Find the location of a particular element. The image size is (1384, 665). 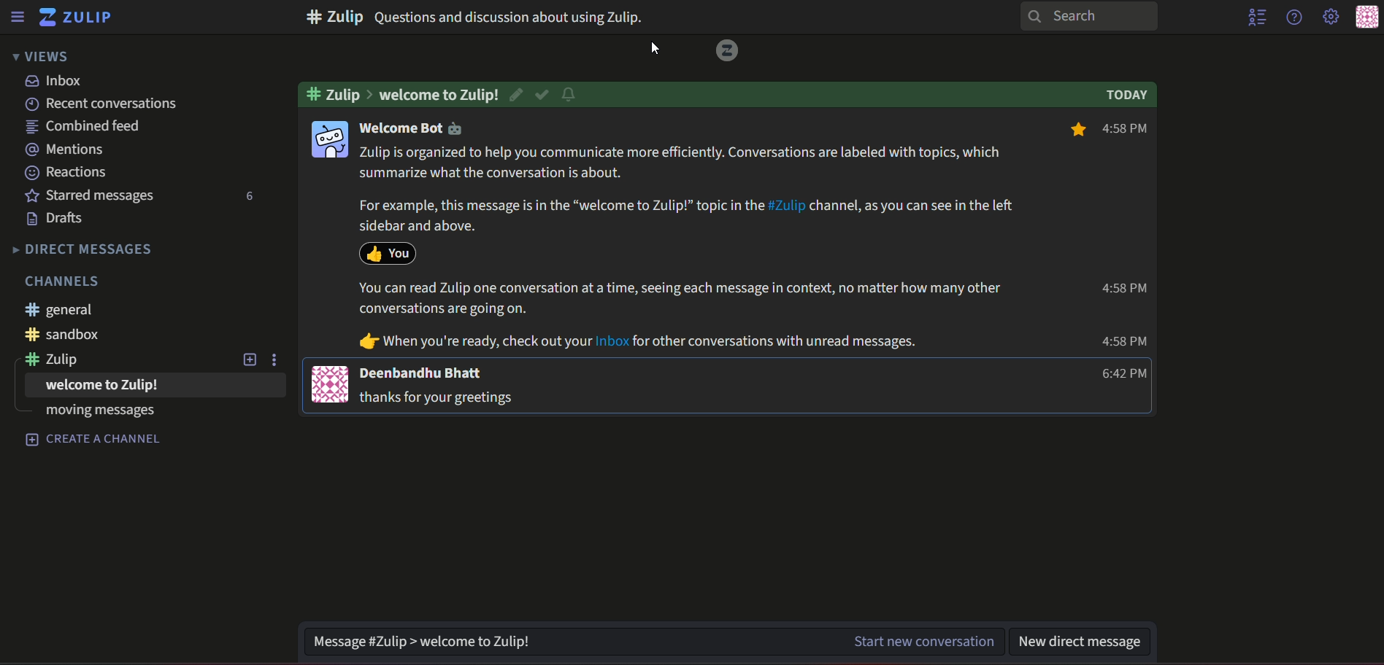

#zulip is located at coordinates (56, 359).